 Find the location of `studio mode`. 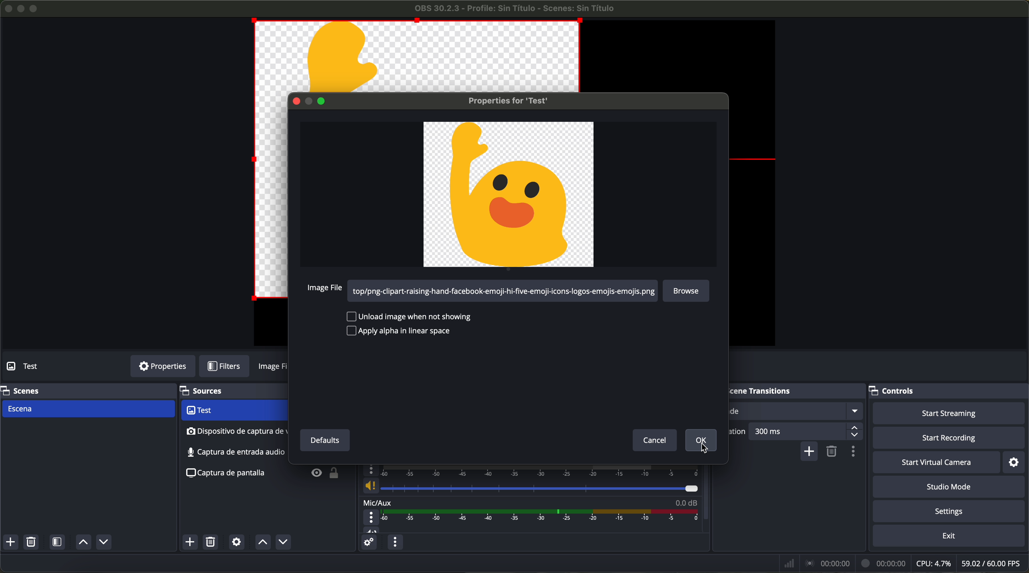

studio mode is located at coordinates (949, 487).